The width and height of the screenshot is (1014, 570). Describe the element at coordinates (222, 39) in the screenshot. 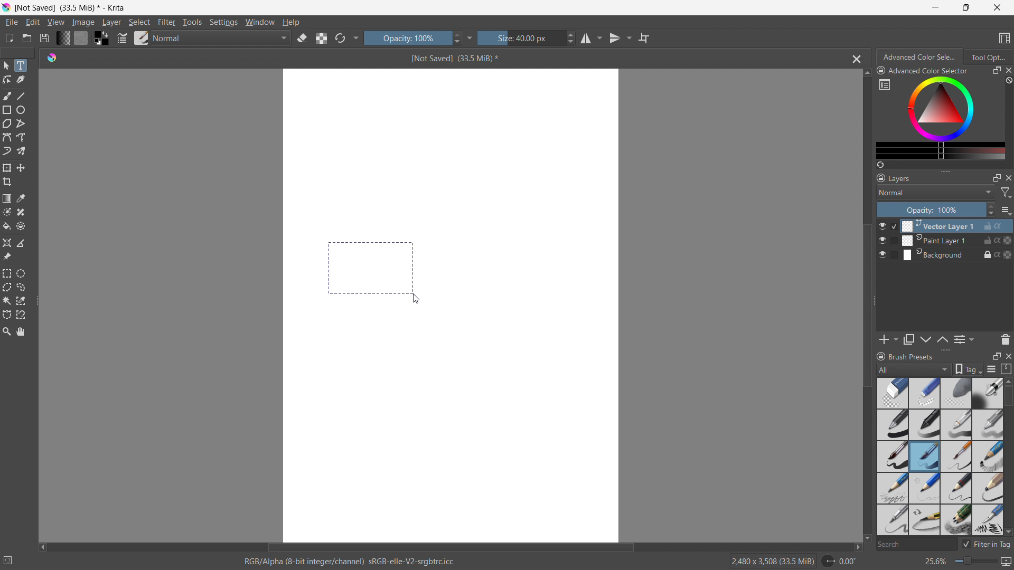

I see `blending mode` at that location.